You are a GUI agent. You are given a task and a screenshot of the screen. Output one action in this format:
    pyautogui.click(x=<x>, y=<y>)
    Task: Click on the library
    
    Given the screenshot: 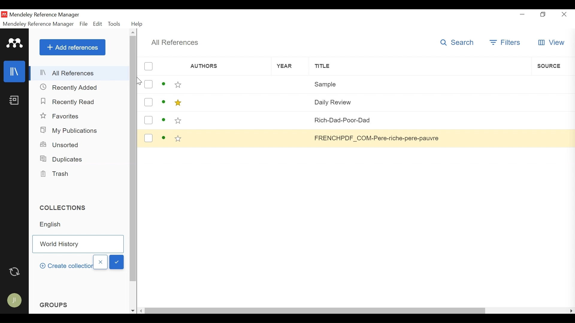 What is the action you would take?
    pyautogui.click(x=15, y=72)
    